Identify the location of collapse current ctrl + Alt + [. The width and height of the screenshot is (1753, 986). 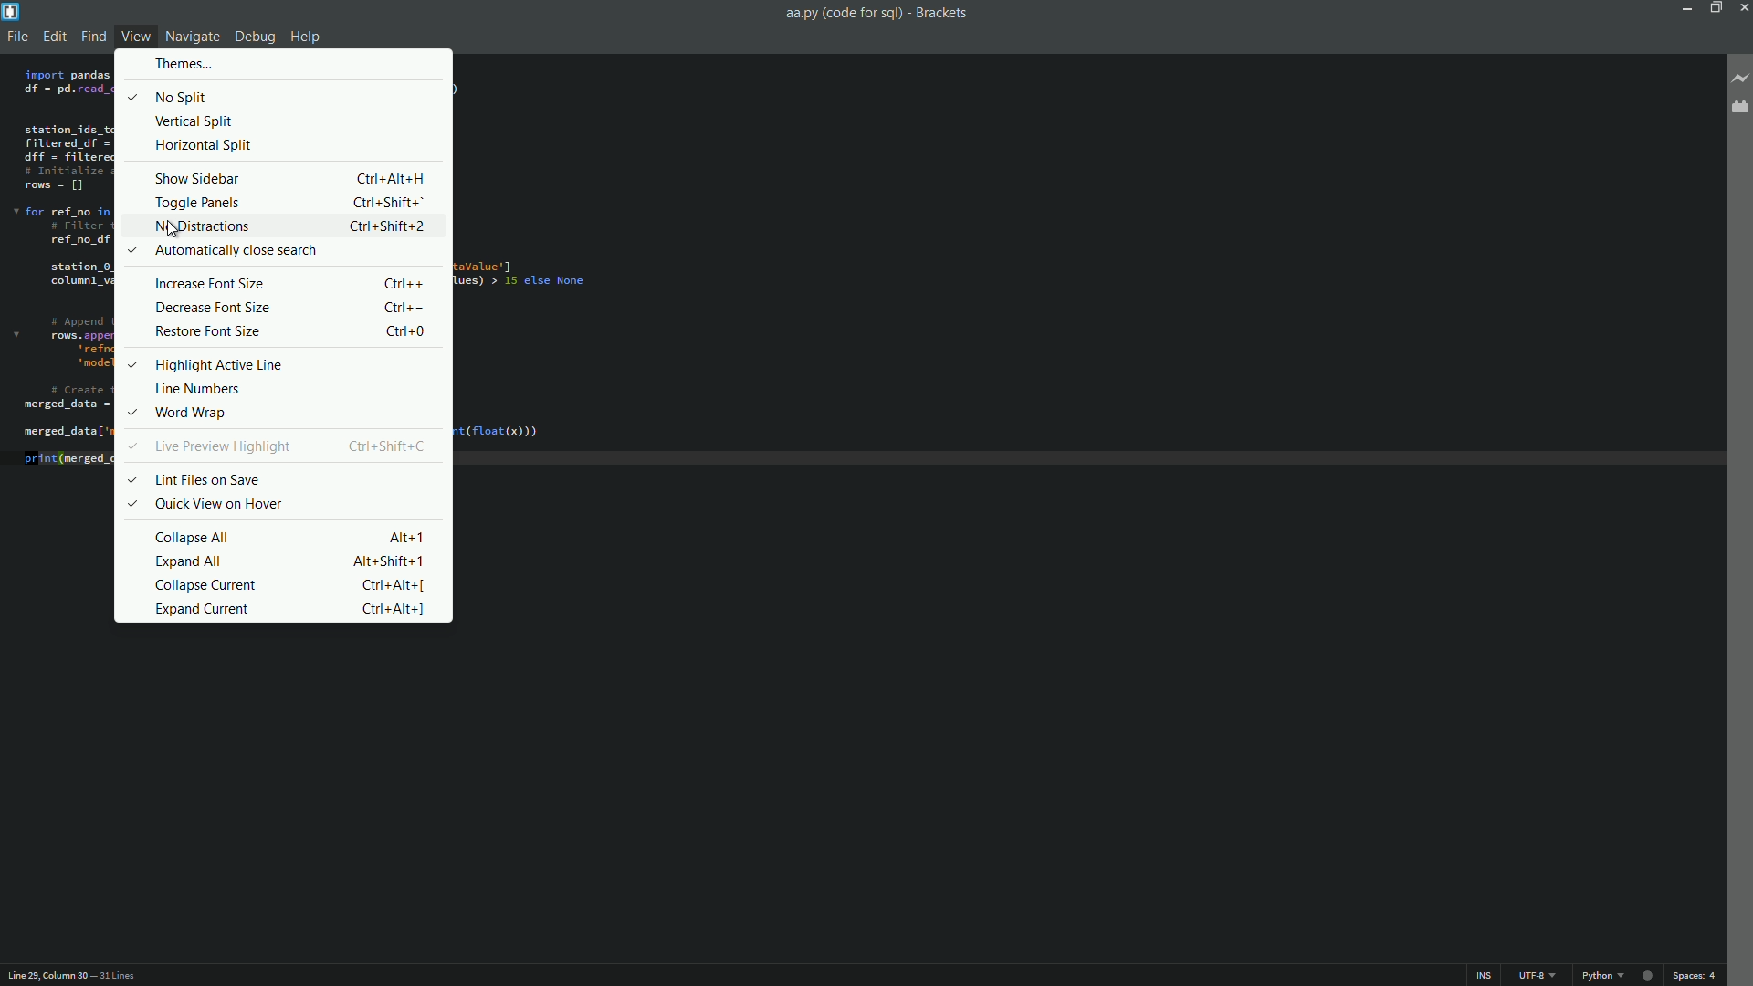
(290, 585).